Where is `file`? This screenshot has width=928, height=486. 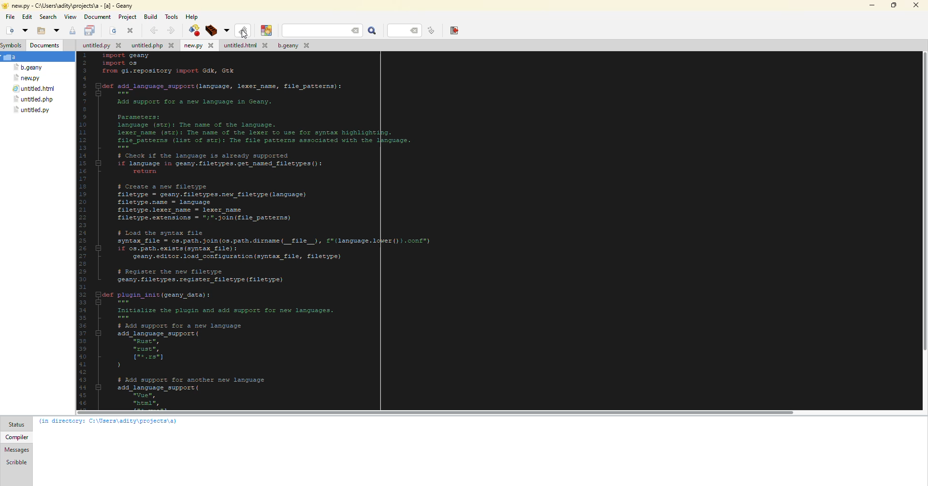
file is located at coordinates (245, 45).